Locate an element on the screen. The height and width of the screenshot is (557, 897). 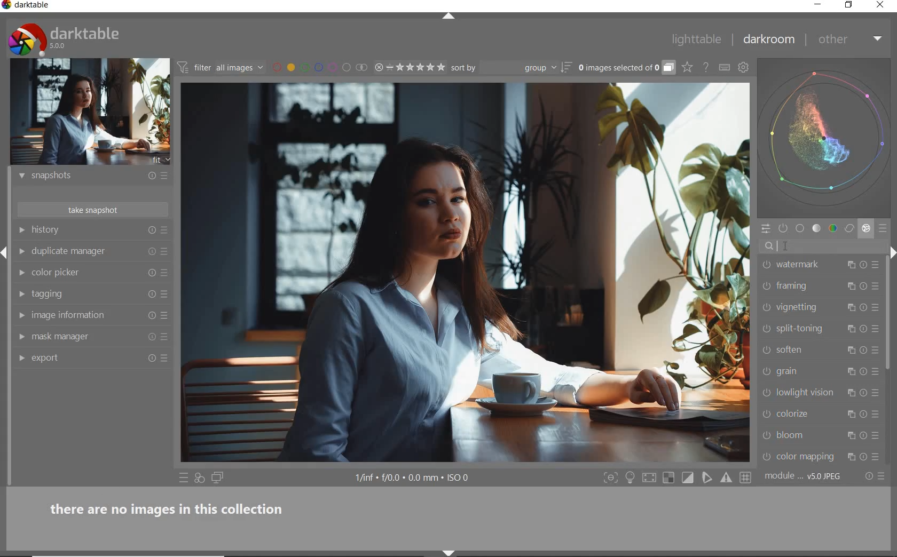
image preview is located at coordinates (90, 112).